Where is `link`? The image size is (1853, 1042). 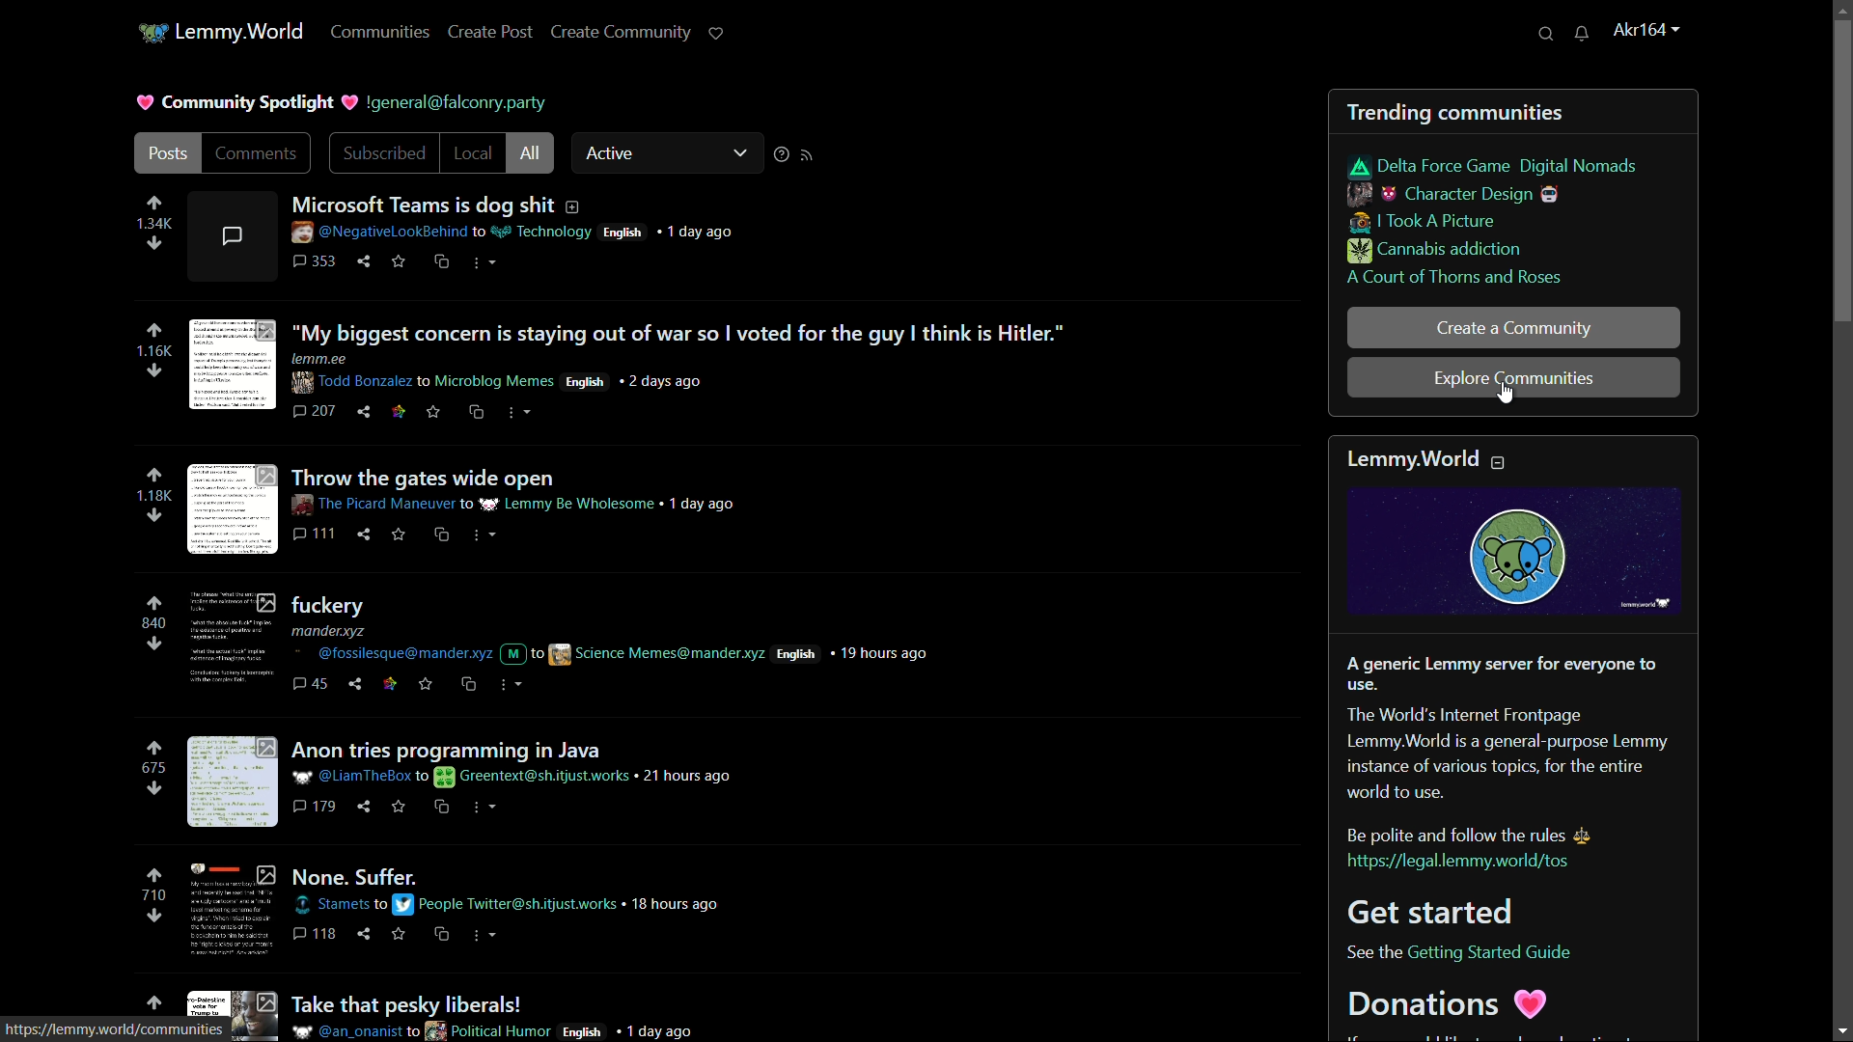 link is located at coordinates (399, 412).